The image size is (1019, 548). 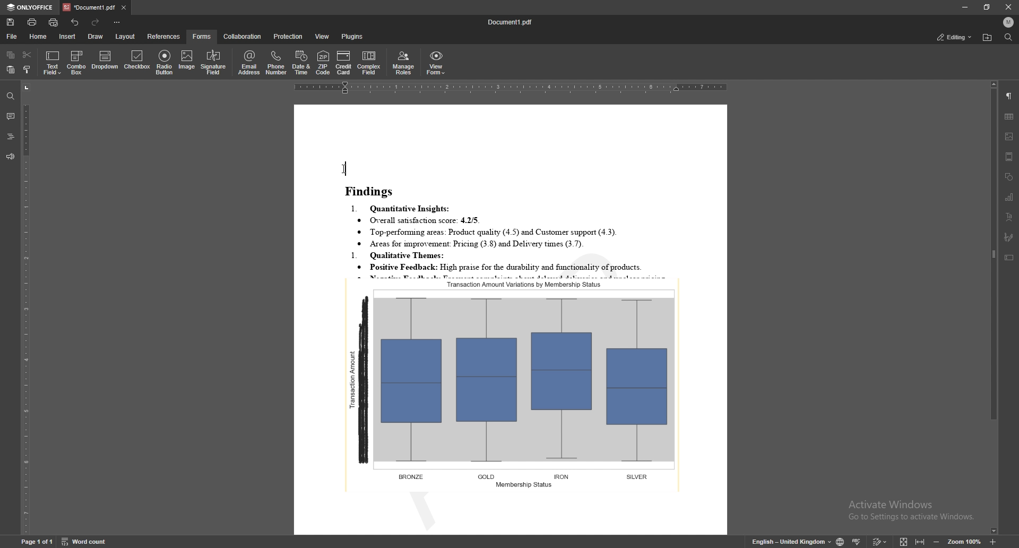 I want to click on vertical scale, so click(x=26, y=308).